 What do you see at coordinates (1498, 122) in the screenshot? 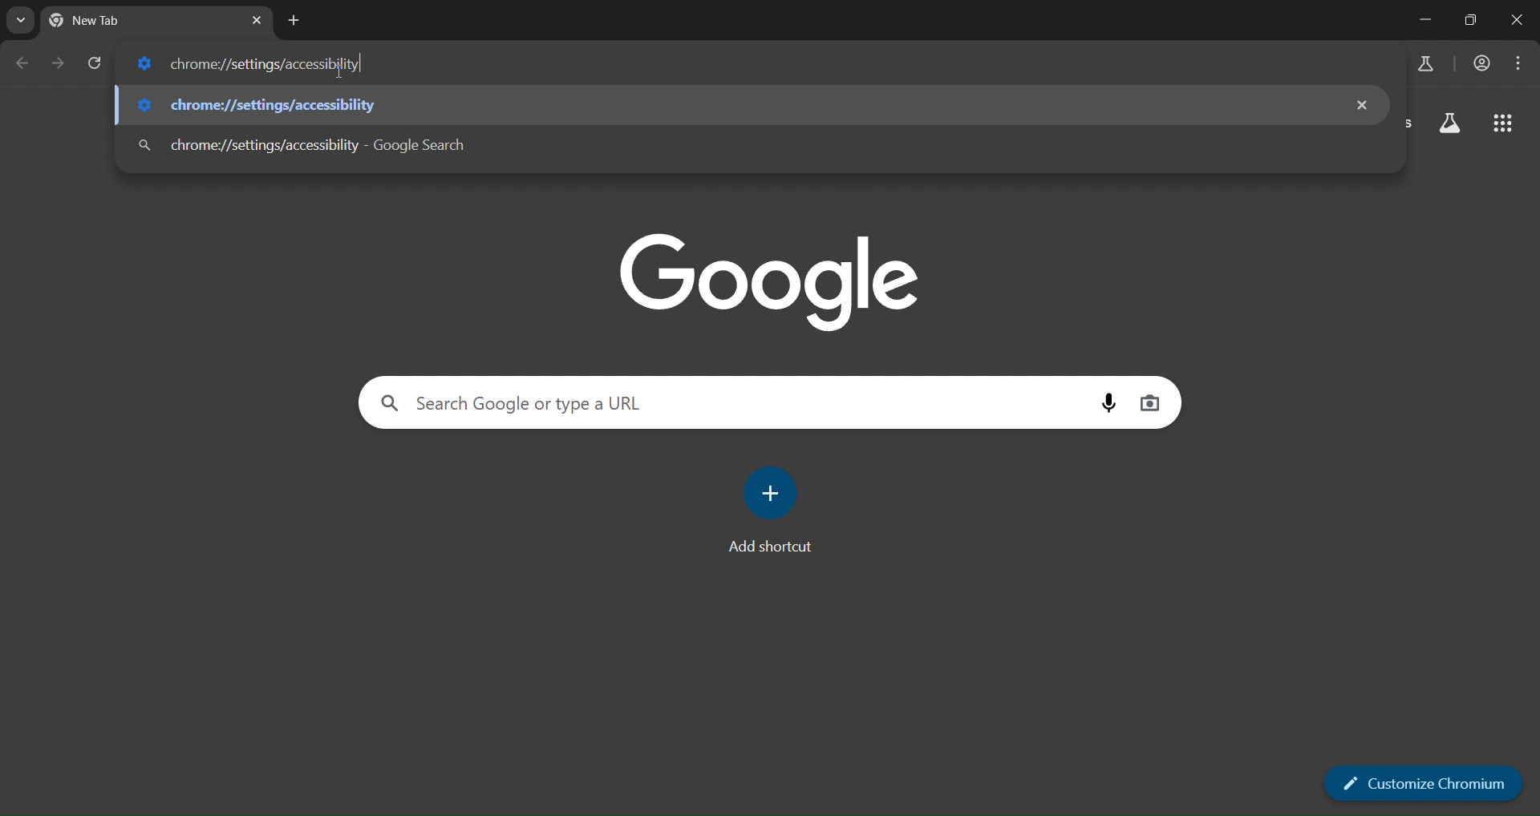
I see `google apps` at bounding box center [1498, 122].